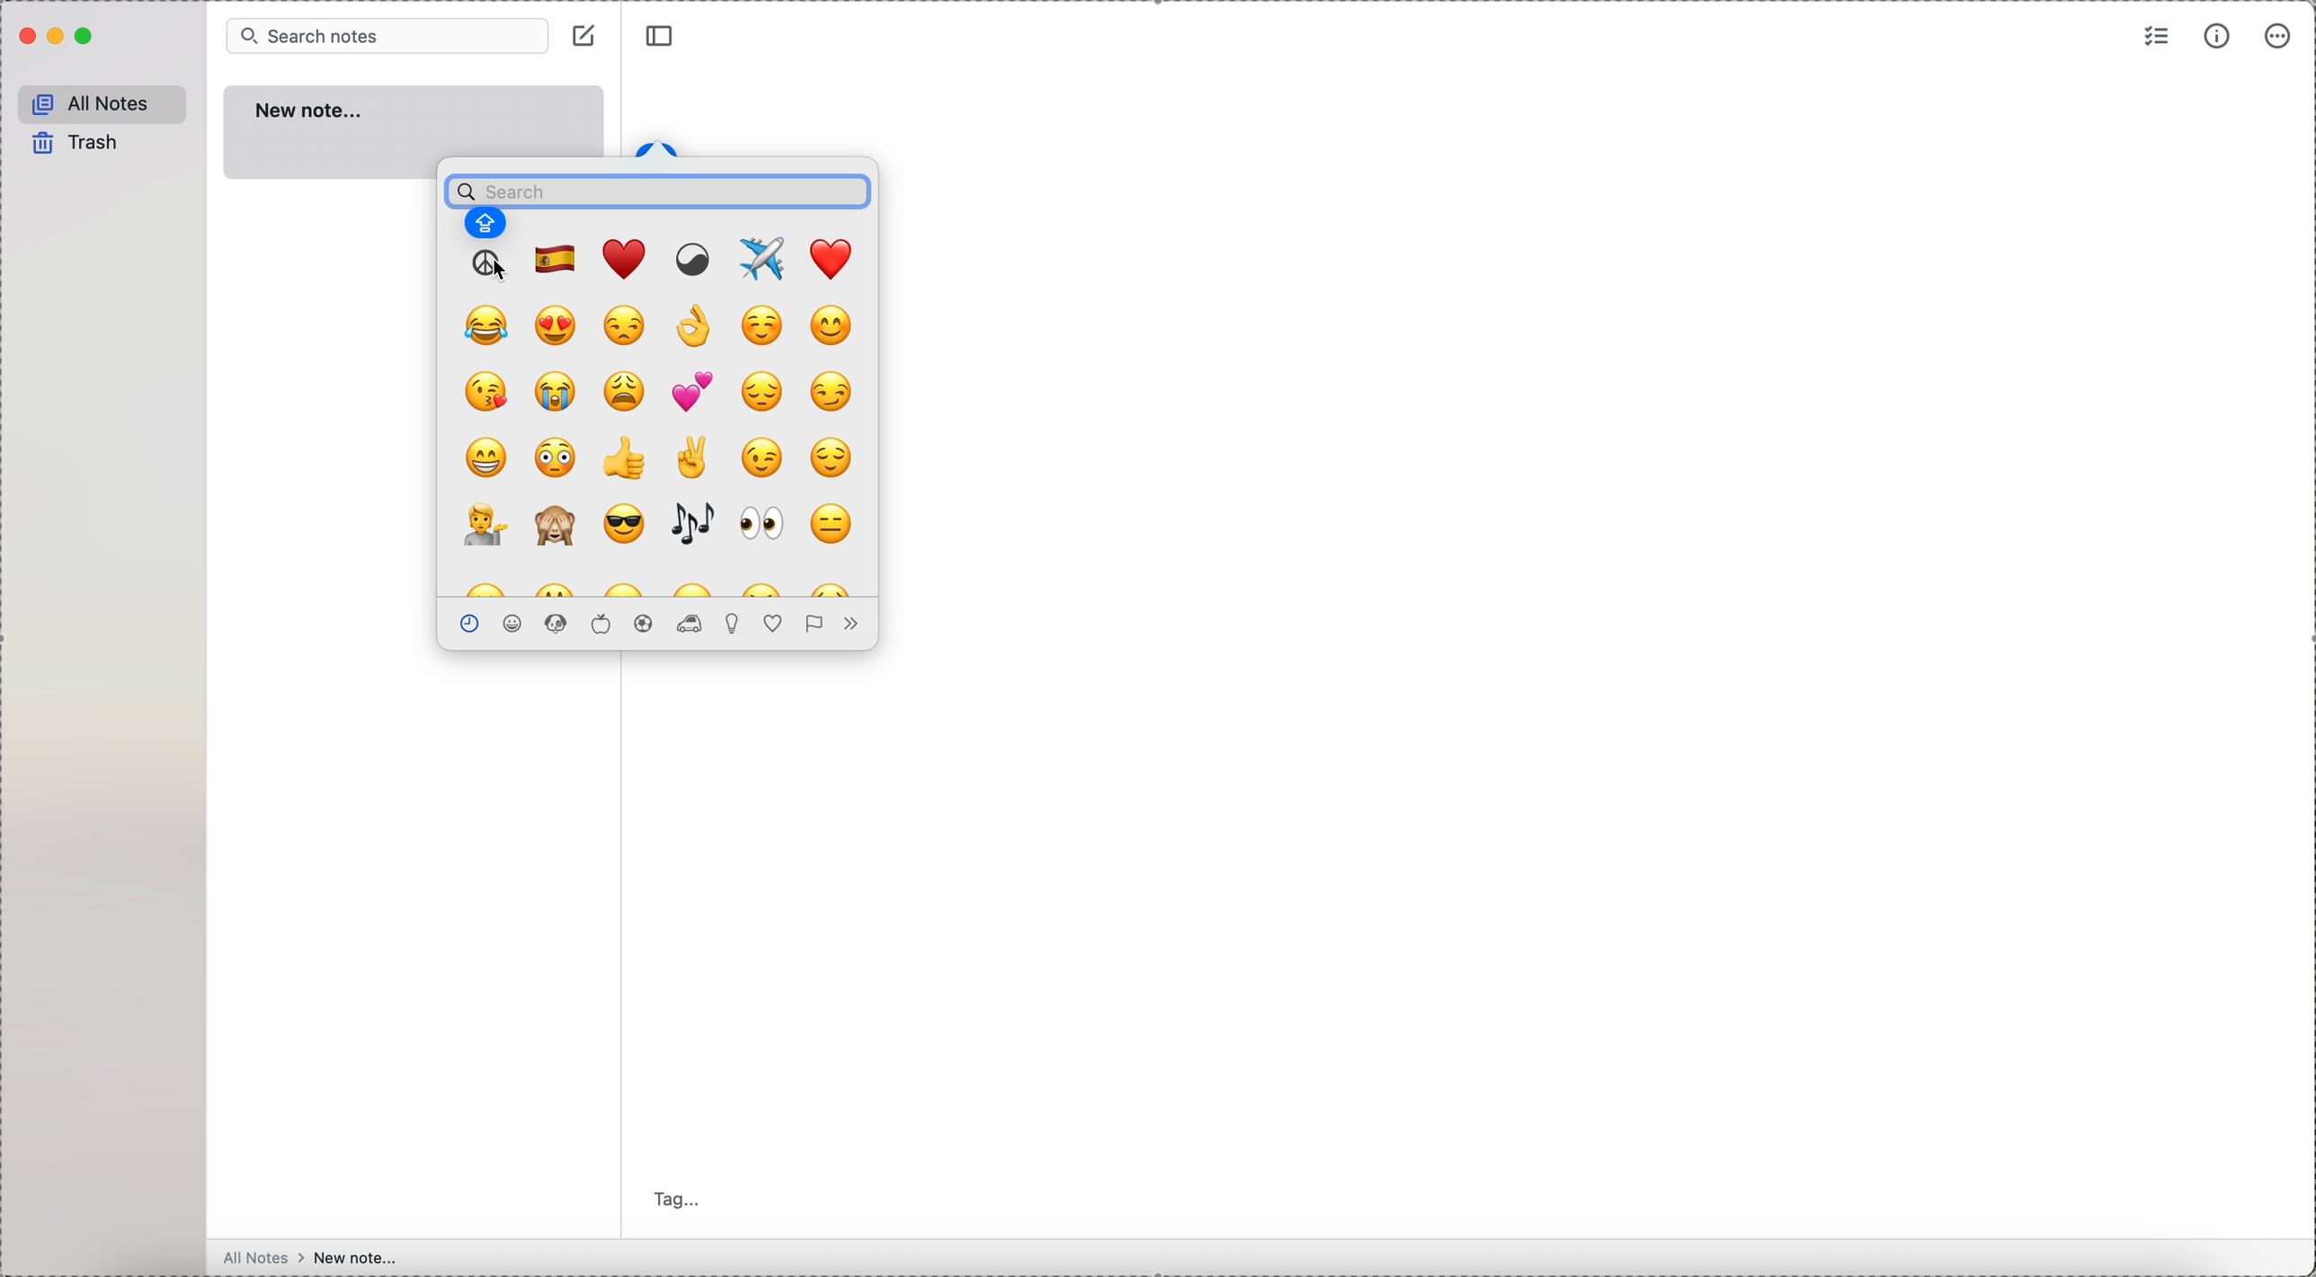  I want to click on tag, so click(682, 1198).